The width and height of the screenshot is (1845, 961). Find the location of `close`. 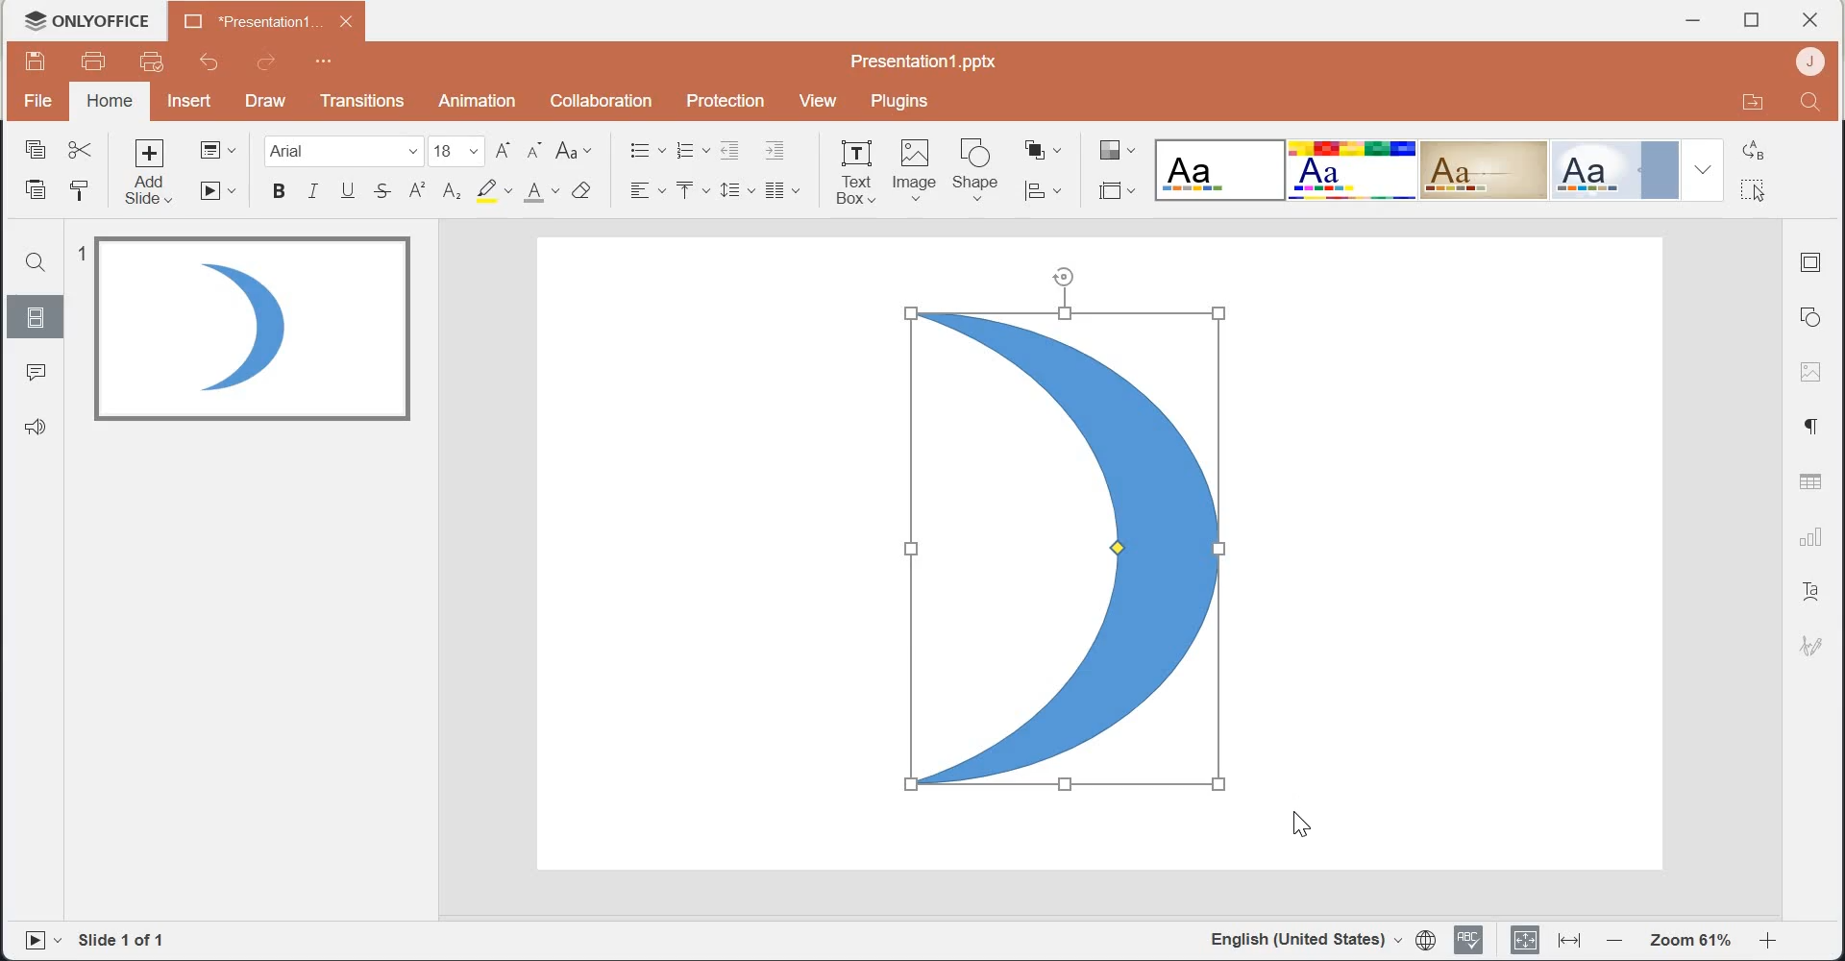

close is located at coordinates (1809, 19).